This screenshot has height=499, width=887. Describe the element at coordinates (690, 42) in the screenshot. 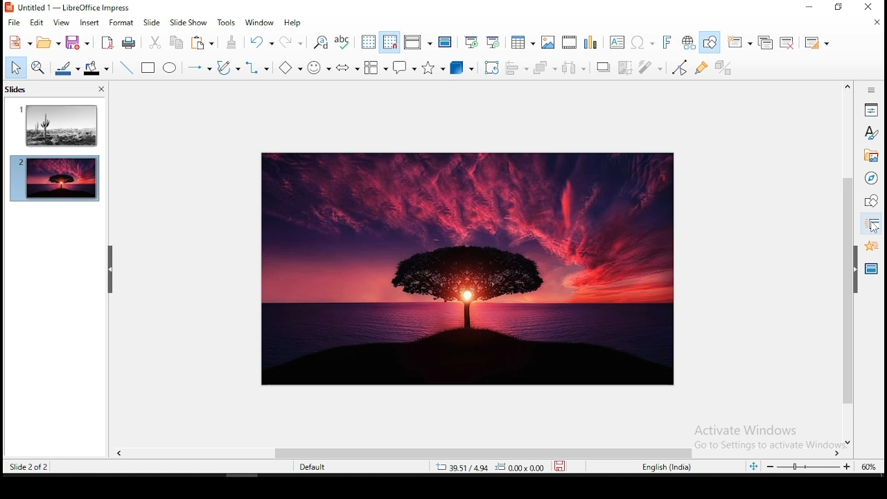

I see `hyperlink` at that location.